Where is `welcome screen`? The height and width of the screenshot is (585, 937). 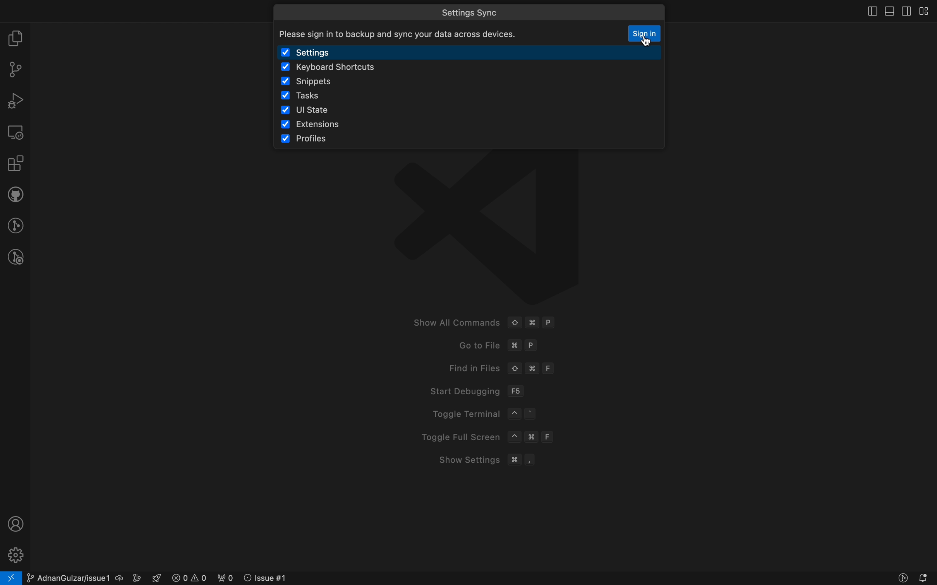 welcome screen is located at coordinates (488, 373).